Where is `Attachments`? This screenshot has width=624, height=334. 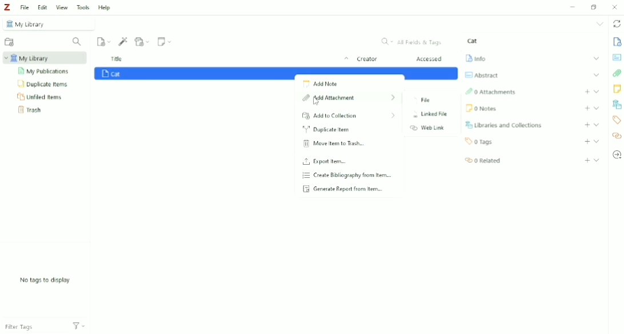 Attachments is located at coordinates (617, 74).